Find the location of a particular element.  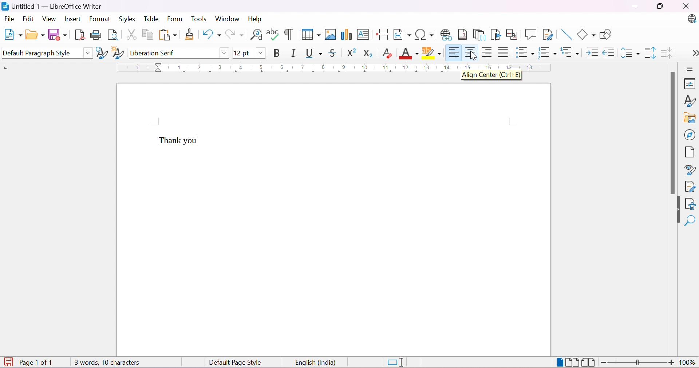

Restore Down is located at coordinates (660, 6).